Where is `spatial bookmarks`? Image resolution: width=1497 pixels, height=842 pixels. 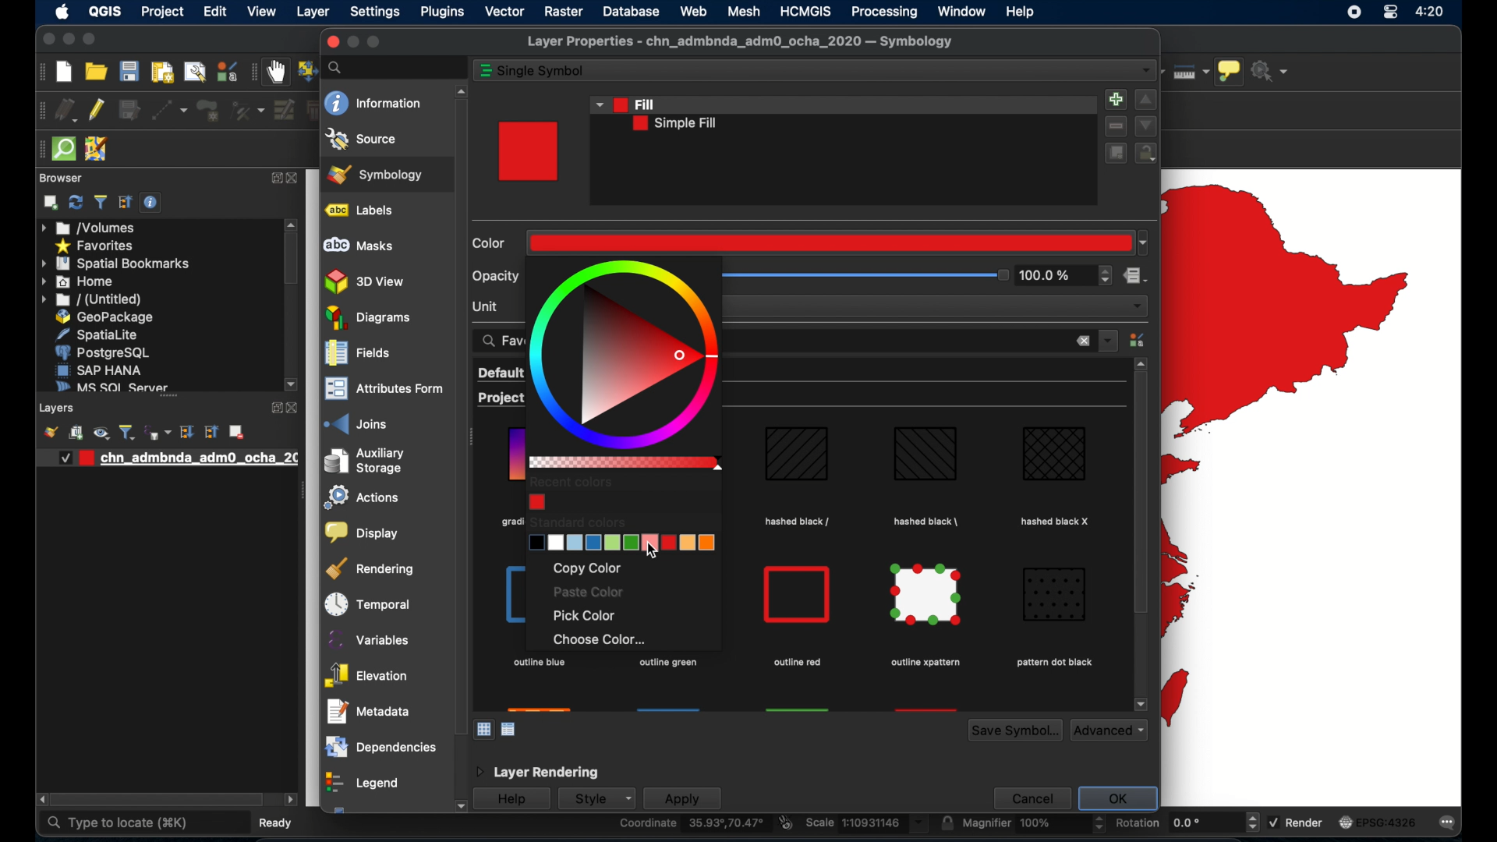
spatial bookmarks is located at coordinates (116, 264).